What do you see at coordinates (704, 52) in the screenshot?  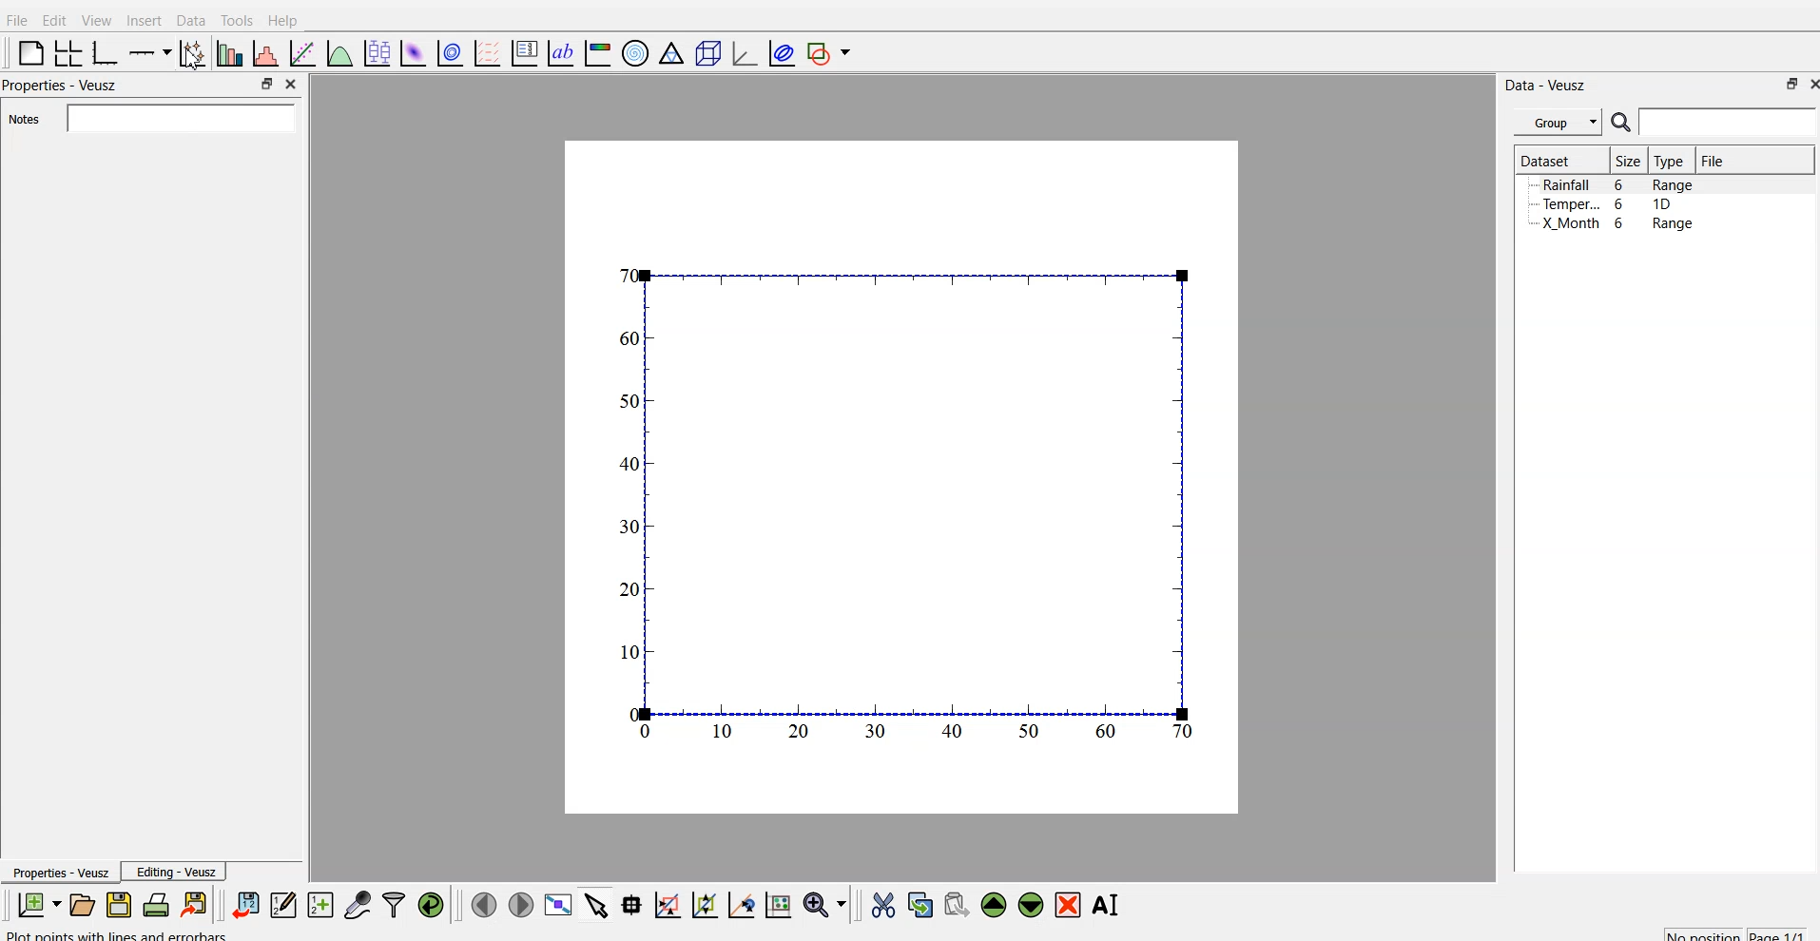 I see `3D scene` at bounding box center [704, 52].